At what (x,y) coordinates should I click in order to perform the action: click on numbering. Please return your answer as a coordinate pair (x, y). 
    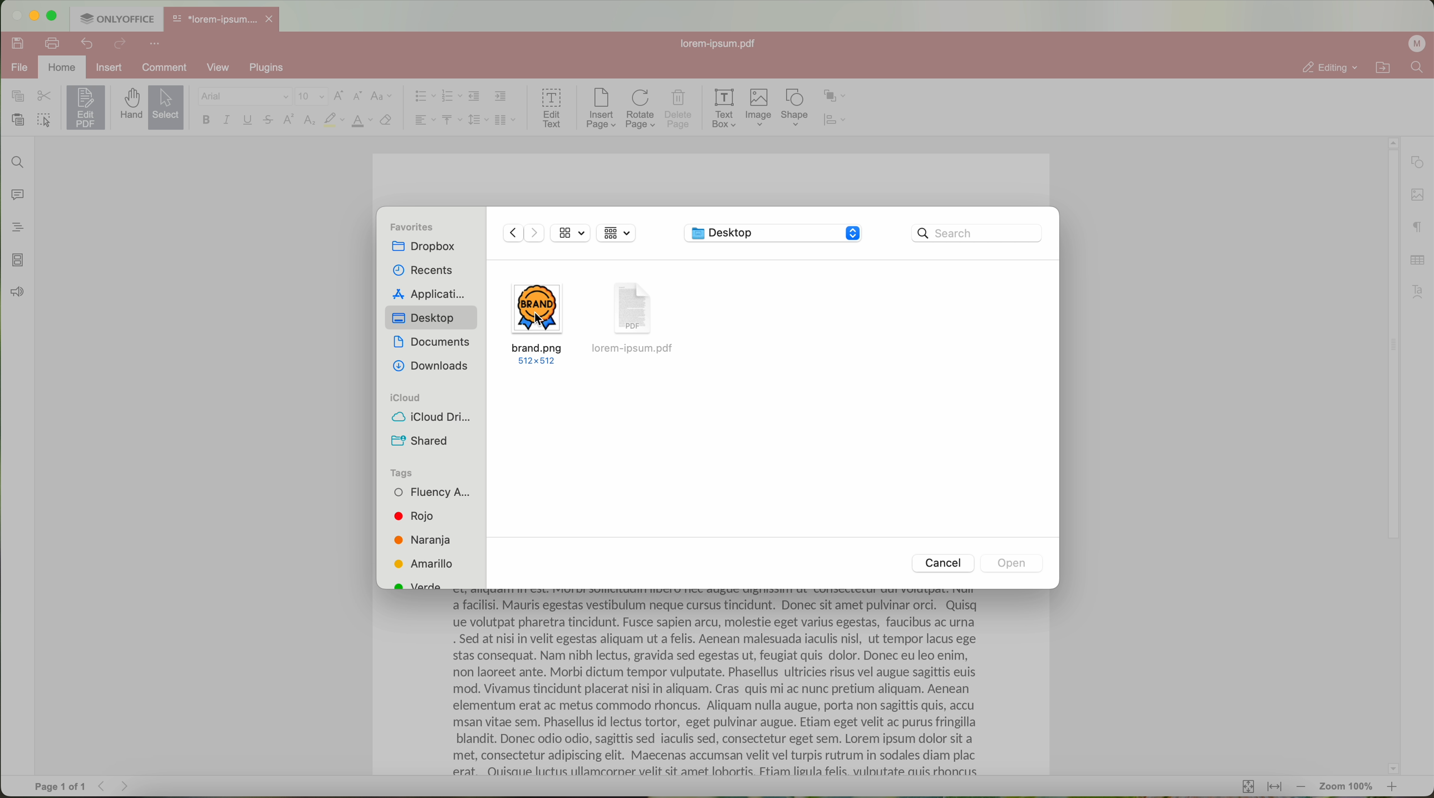
    Looking at the image, I should click on (451, 97).